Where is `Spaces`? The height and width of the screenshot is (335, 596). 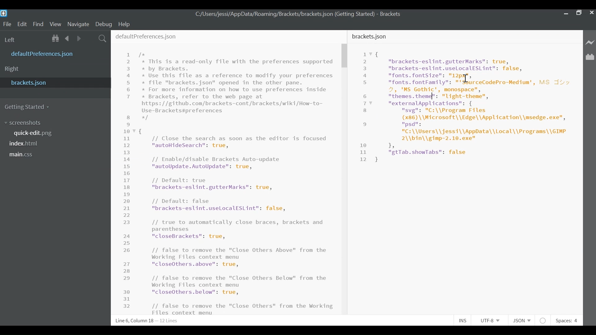 Spaces is located at coordinates (566, 321).